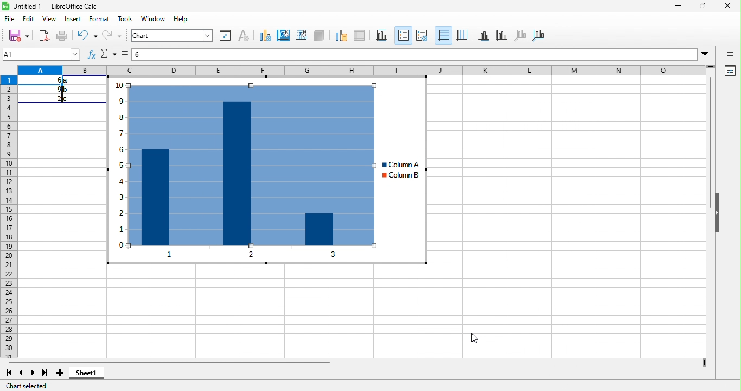 This screenshot has height=391, width=741. What do you see at coordinates (701, 360) in the screenshot?
I see `drag to view more columns` at bounding box center [701, 360].